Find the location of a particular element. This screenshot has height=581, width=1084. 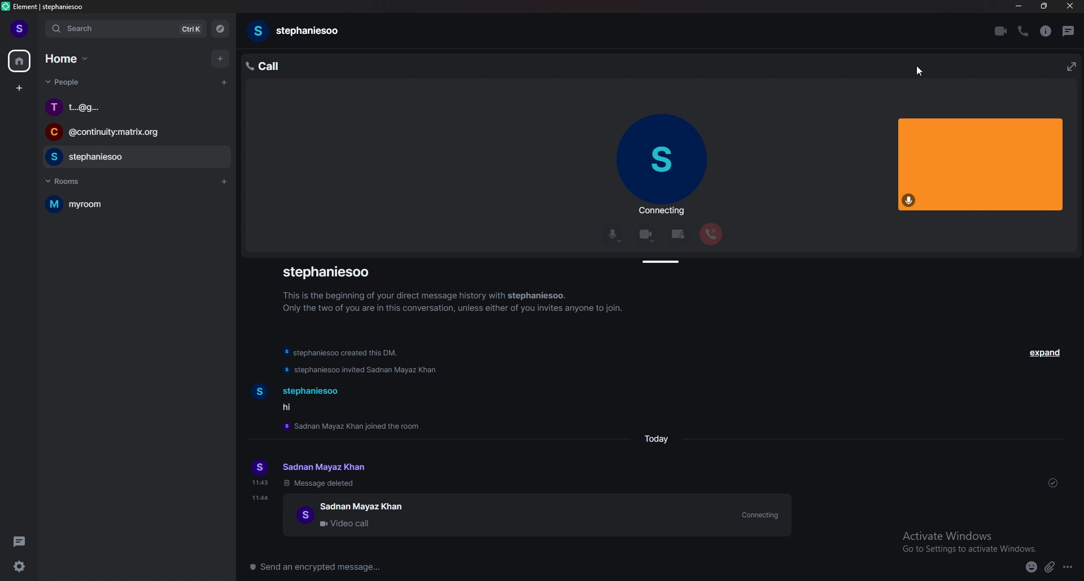

resize is located at coordinates (1046, 6).